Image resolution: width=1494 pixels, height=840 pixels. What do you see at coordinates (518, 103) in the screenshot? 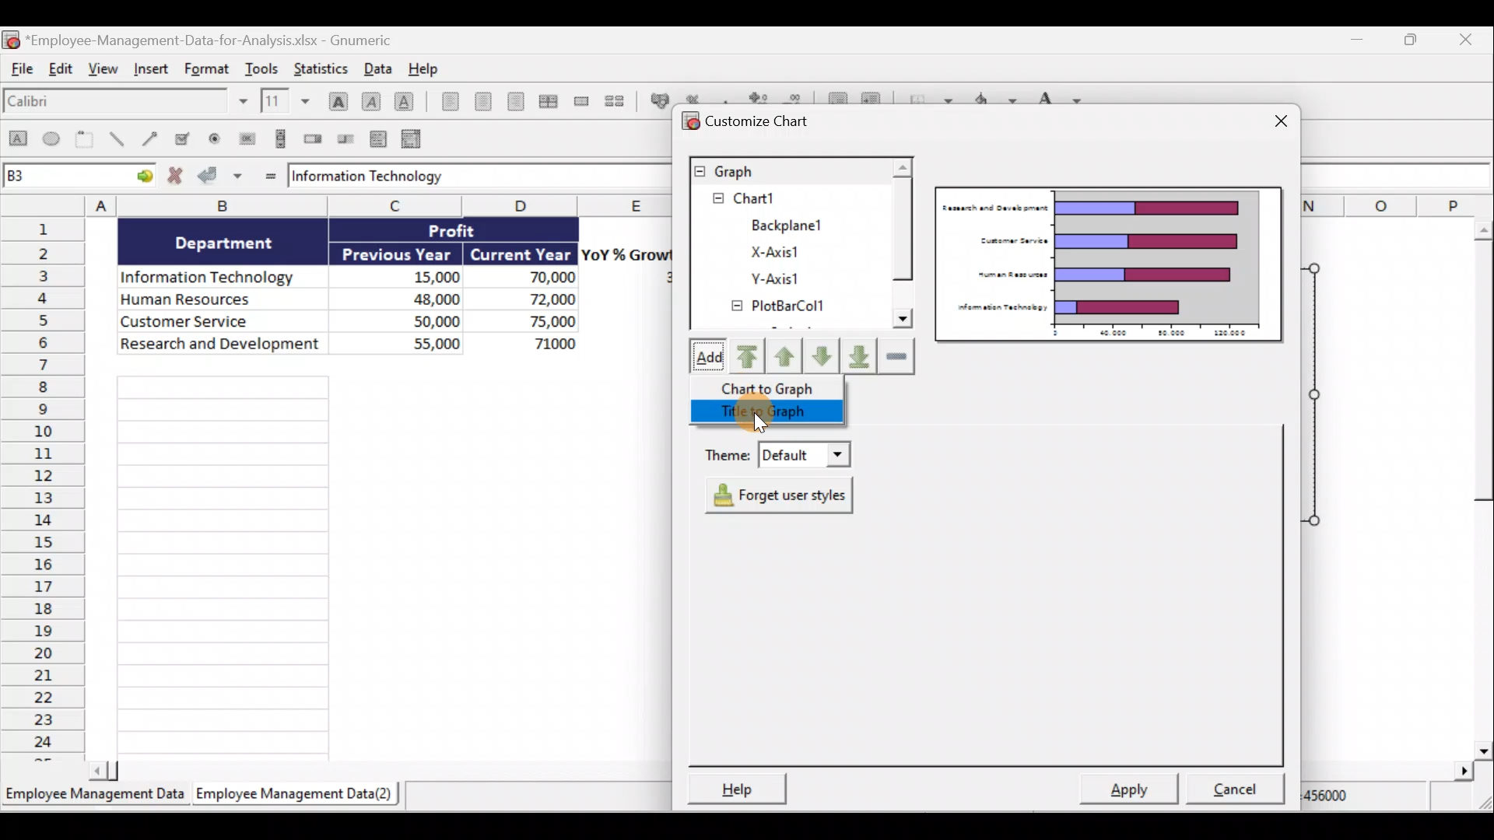
I see `Align right` at bounding box center [518, 103].